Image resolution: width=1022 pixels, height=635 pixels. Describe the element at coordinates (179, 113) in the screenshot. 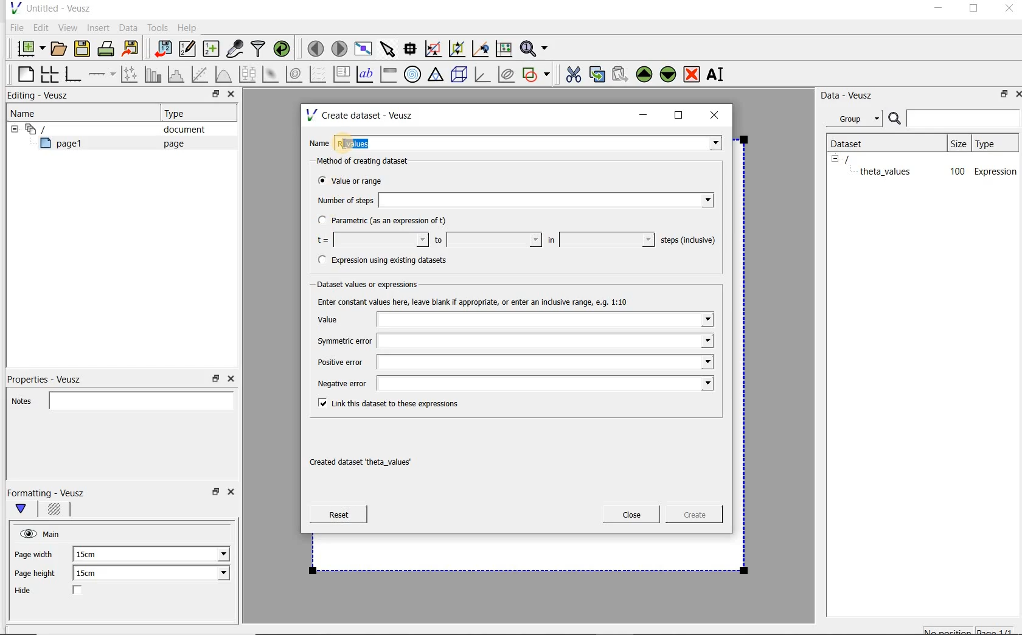

I see `Type` at that location.